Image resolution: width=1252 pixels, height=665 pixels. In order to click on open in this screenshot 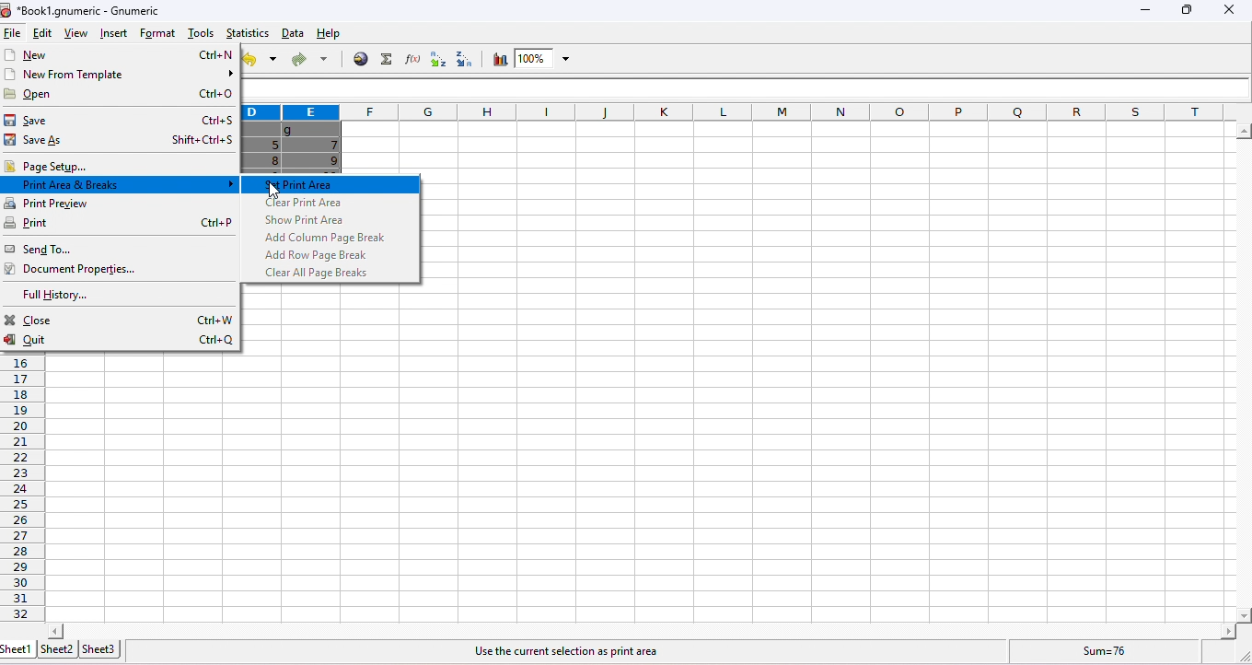, I will do `click(122, 94)`.